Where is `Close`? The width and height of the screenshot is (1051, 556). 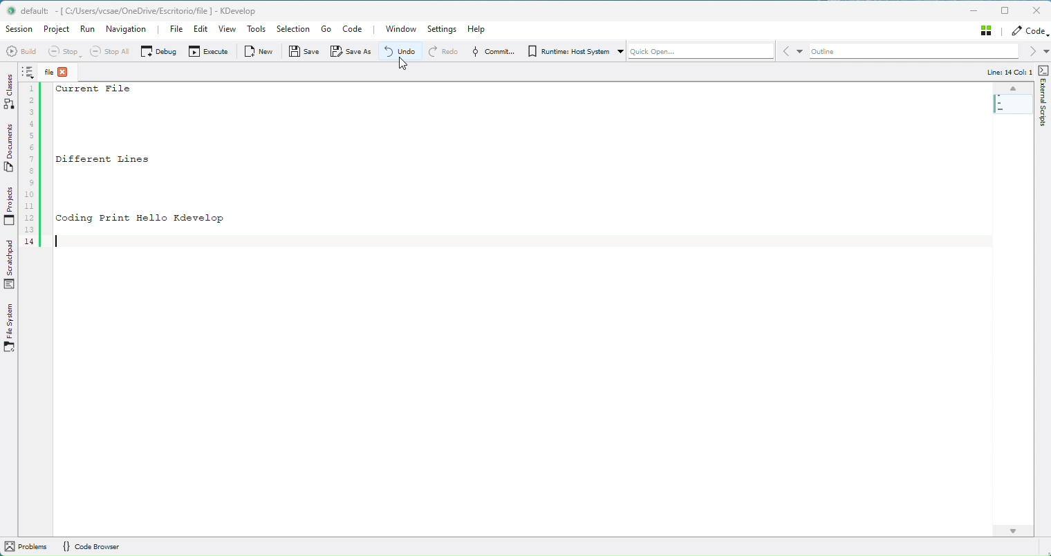 Close is located at coordinates (1037, 10).